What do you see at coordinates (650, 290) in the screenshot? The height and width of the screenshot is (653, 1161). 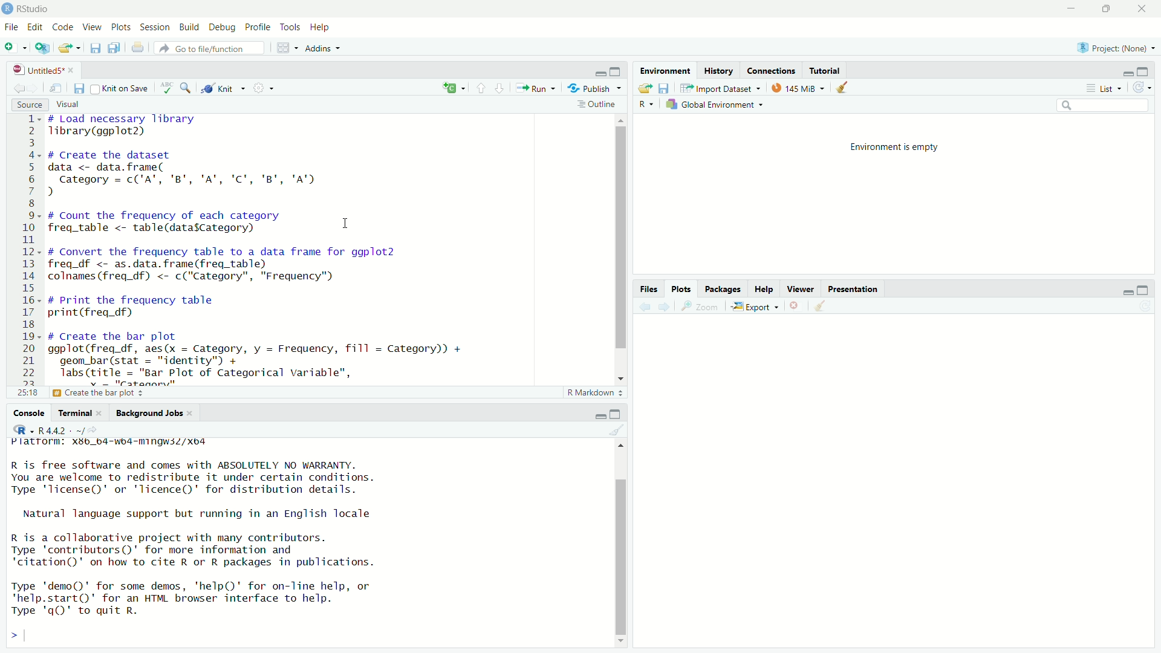 I see `files` at bounding box center [650, 290].